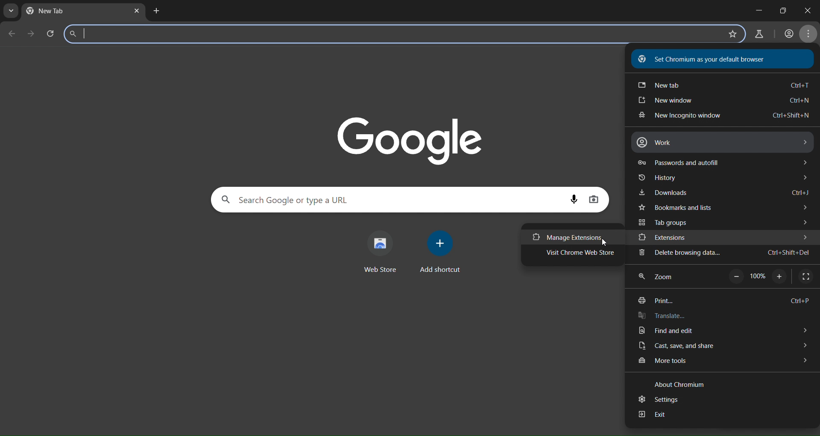  Describe the element at coordinates (594, 200) in the screenshot. I see `image display` at that location.